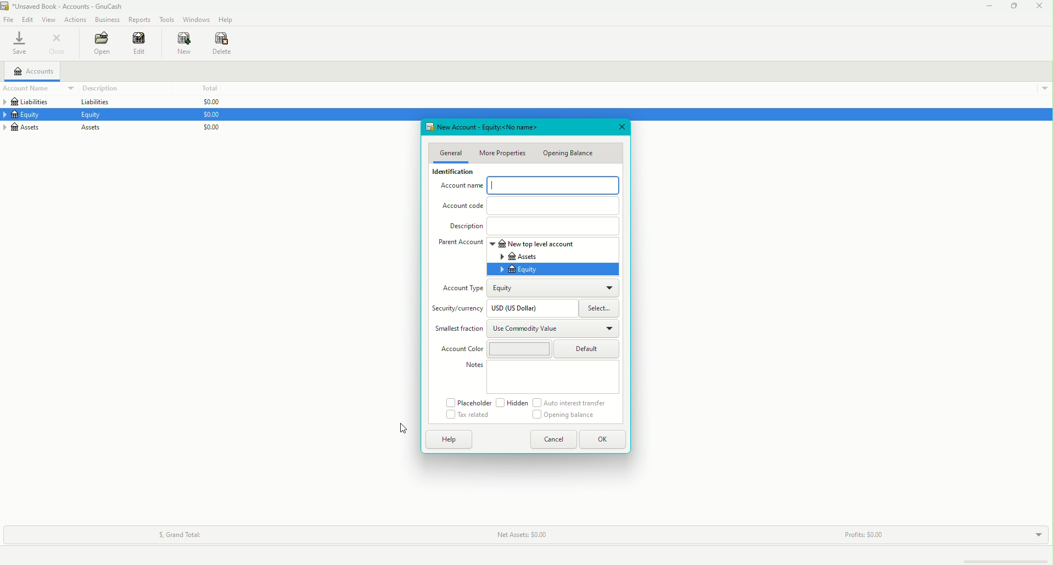 The width and height of the screenshot is (1053, 565). What do you see at coordinates (142, 44) in the screenshot?
I see `Edit` at bounding box center [142, 44].